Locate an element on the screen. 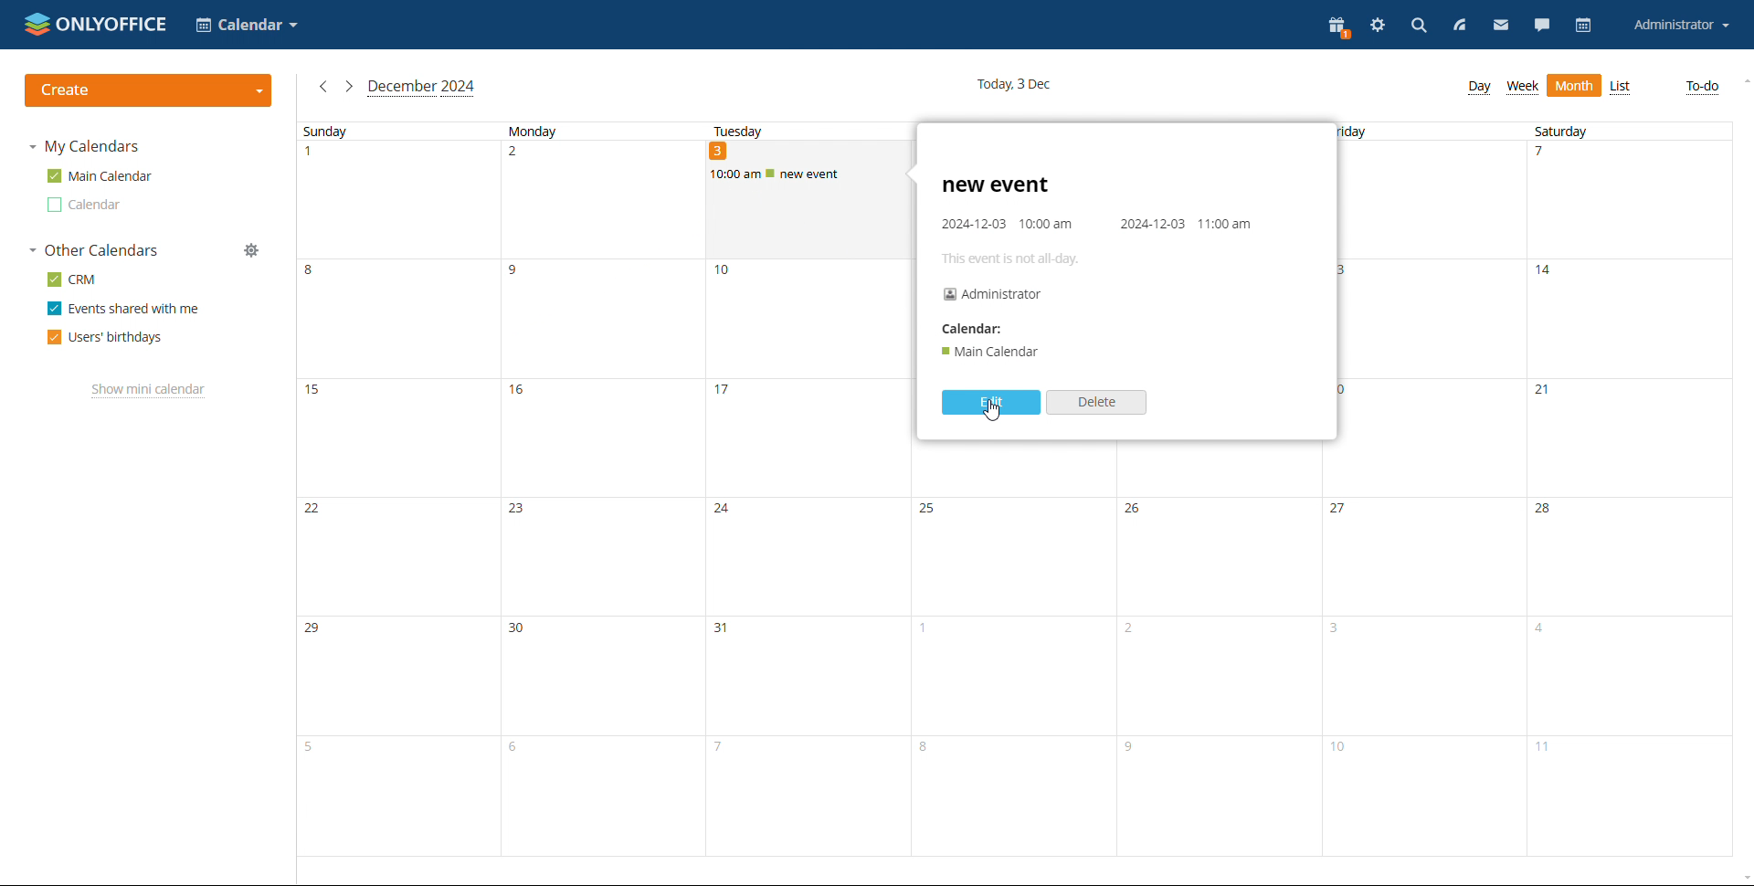  3 is located at coordinates (806, 232).